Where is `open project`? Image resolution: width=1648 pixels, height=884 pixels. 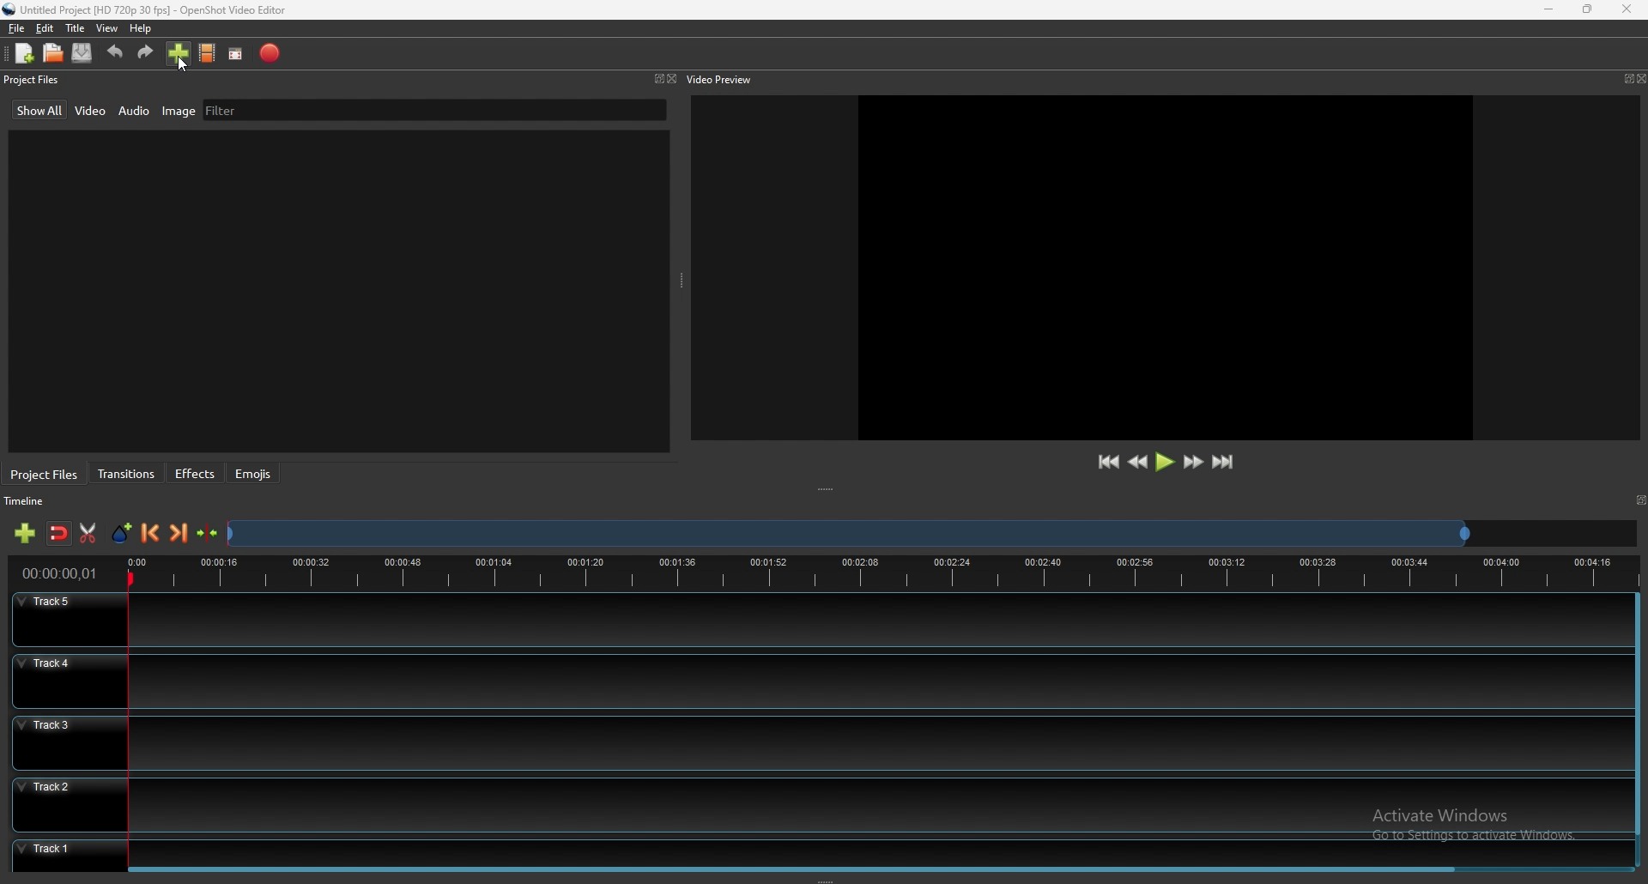
open project is located at coordinates (53, 51).